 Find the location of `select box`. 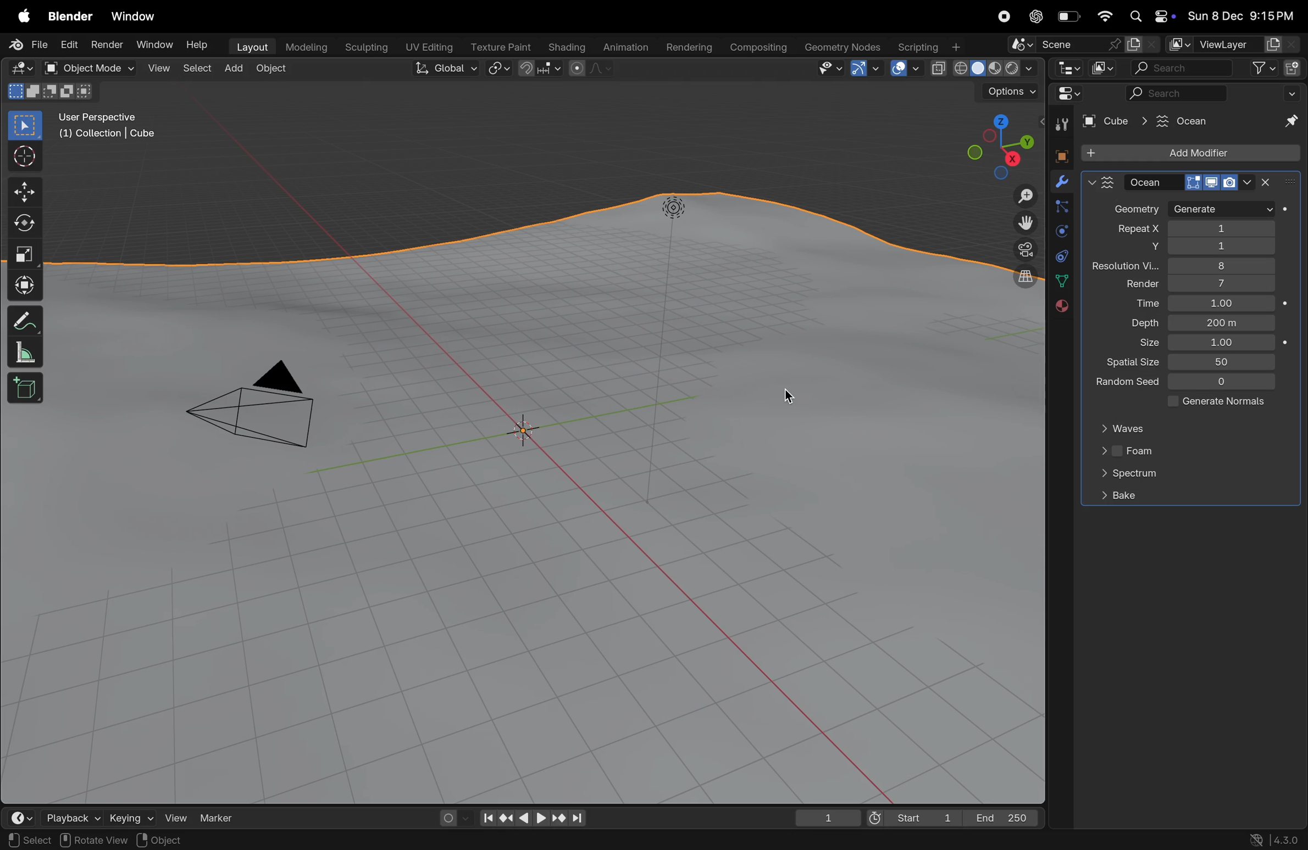

select box is located at coordinates (26, 125).